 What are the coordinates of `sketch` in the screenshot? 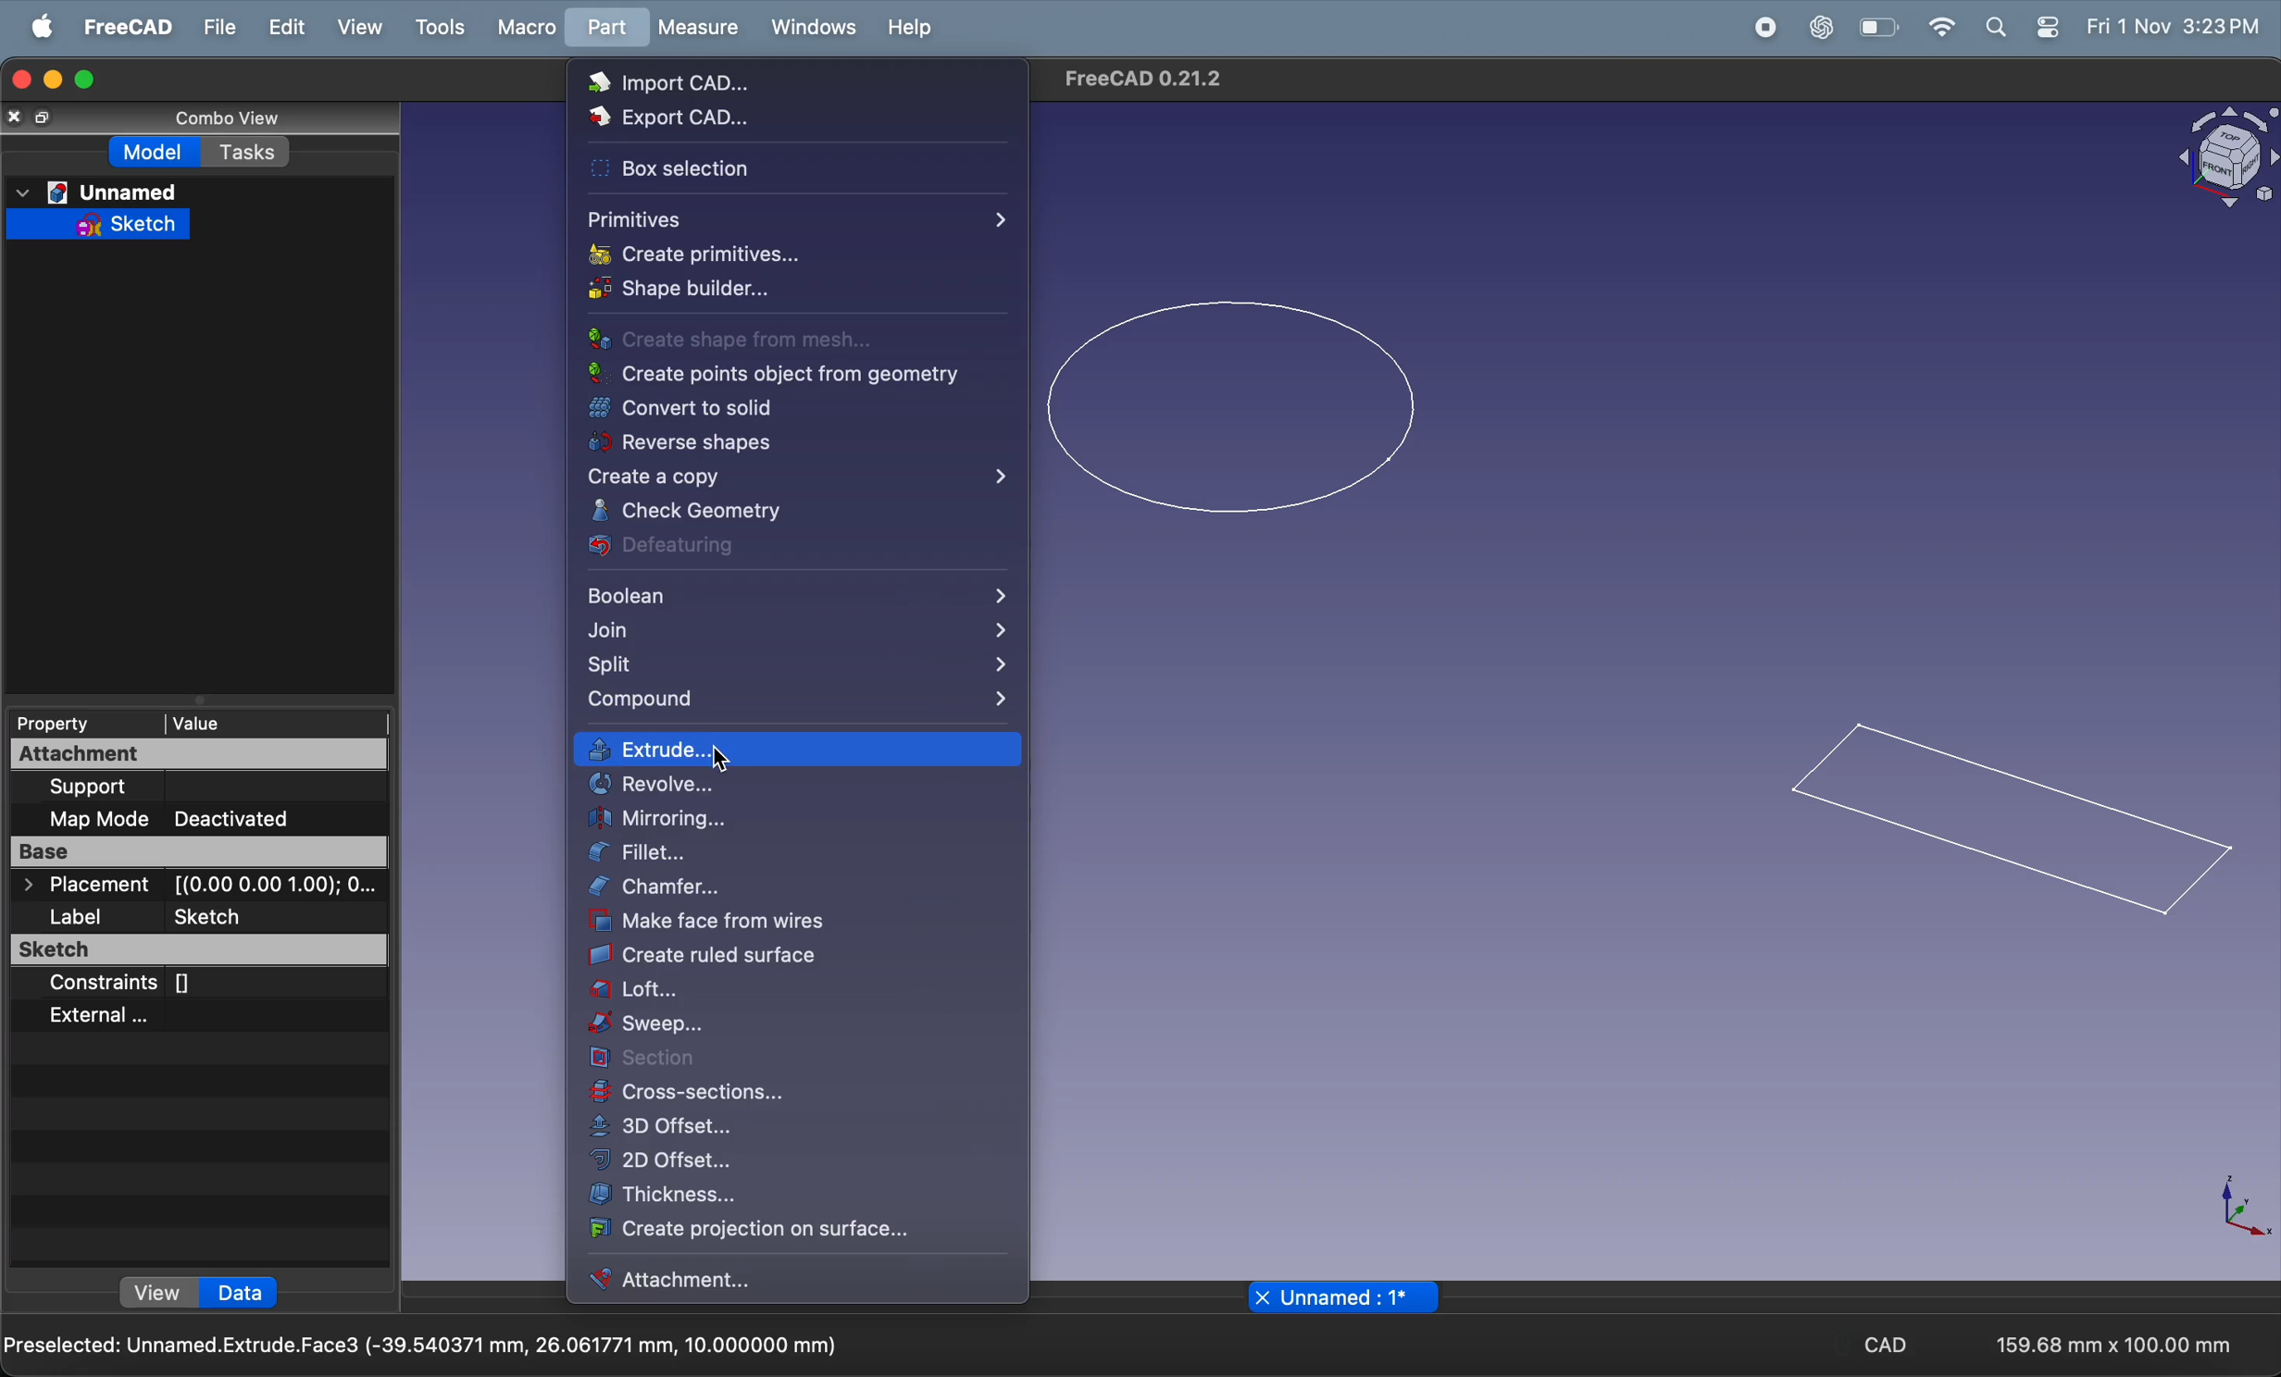 It's located at (97, 223).